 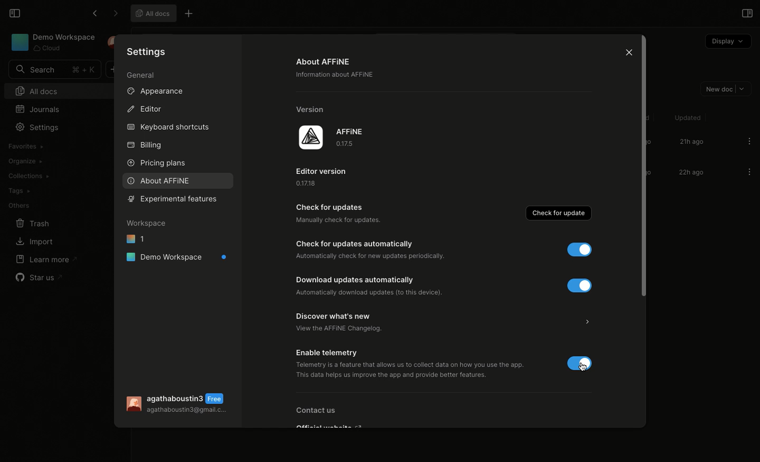 I want to click on Workspace, so click(x=147, y=223).